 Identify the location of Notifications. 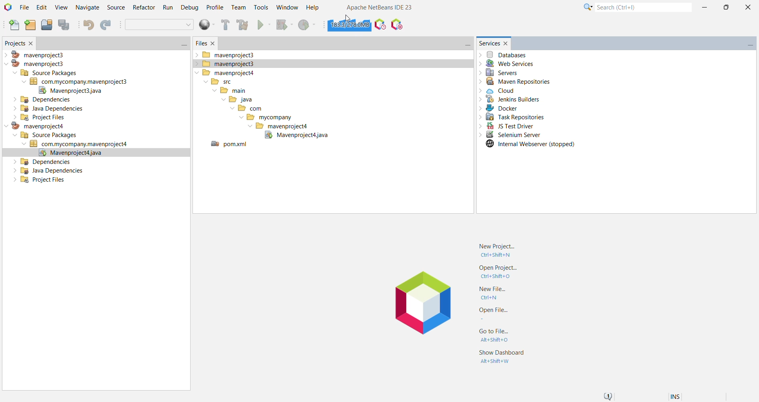
(610, 395).